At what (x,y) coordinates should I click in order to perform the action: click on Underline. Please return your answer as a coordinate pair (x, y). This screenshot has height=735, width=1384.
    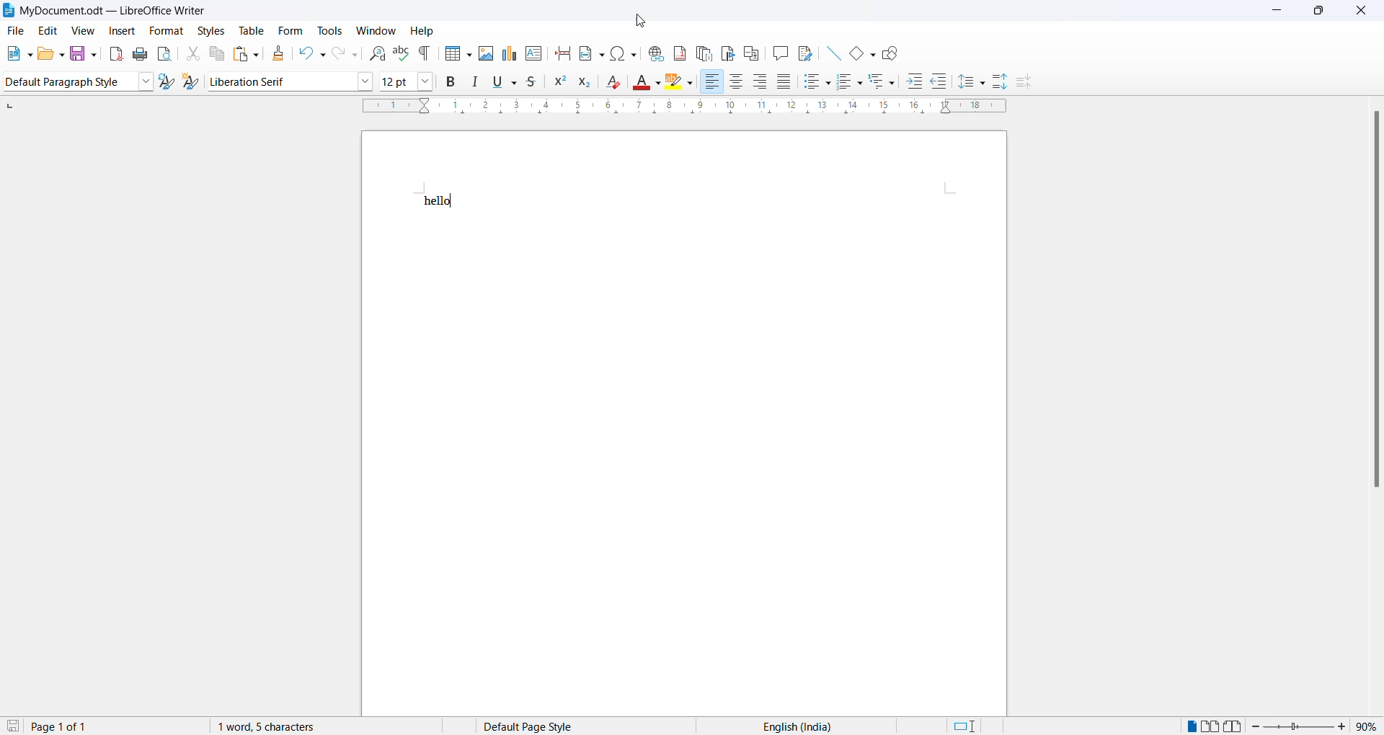
    Looking at the image, I should click on (503, 84).